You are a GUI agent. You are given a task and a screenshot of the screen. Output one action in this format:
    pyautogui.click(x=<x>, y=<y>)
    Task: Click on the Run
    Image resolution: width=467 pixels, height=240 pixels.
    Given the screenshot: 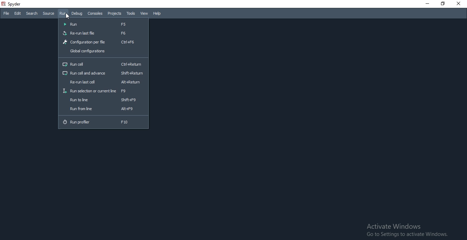 What is the action you would take?
    pyautogui.click(x=62, y=13)
    